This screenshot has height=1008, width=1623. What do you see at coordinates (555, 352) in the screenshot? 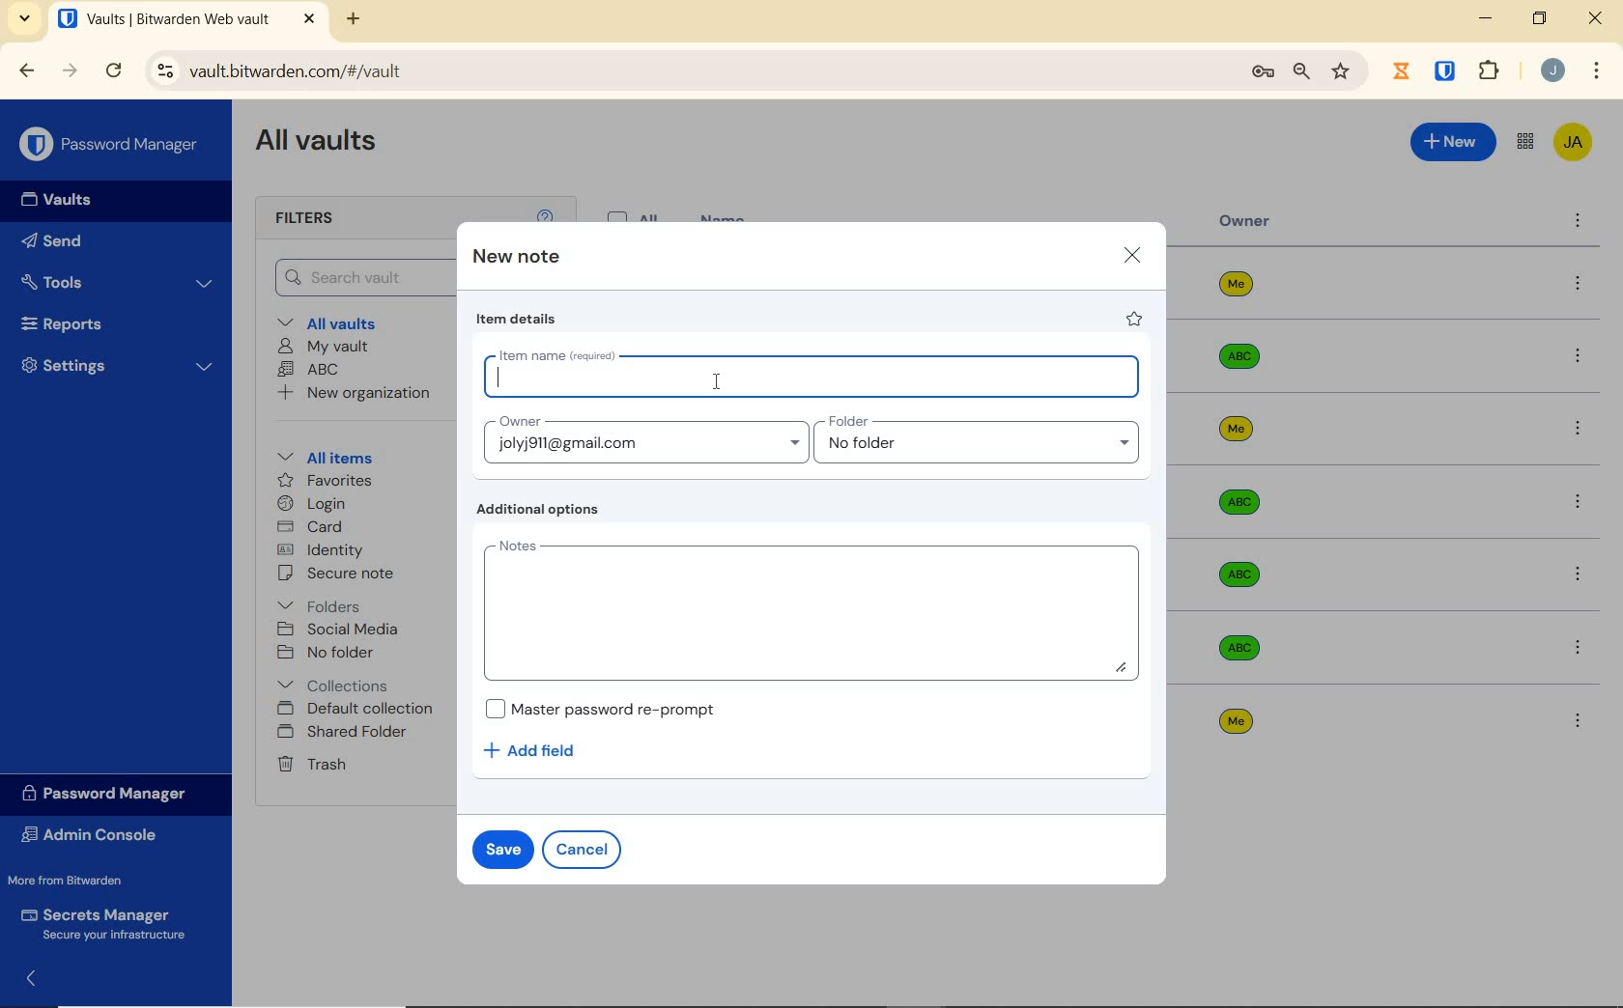
I see `Item name (required)` at bounding box center [555, 352].